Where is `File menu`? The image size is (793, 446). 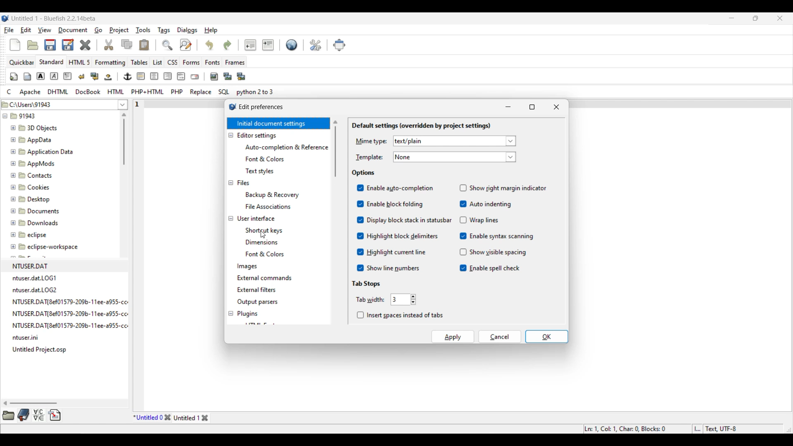 File menu is located at coordinates (9, 30).